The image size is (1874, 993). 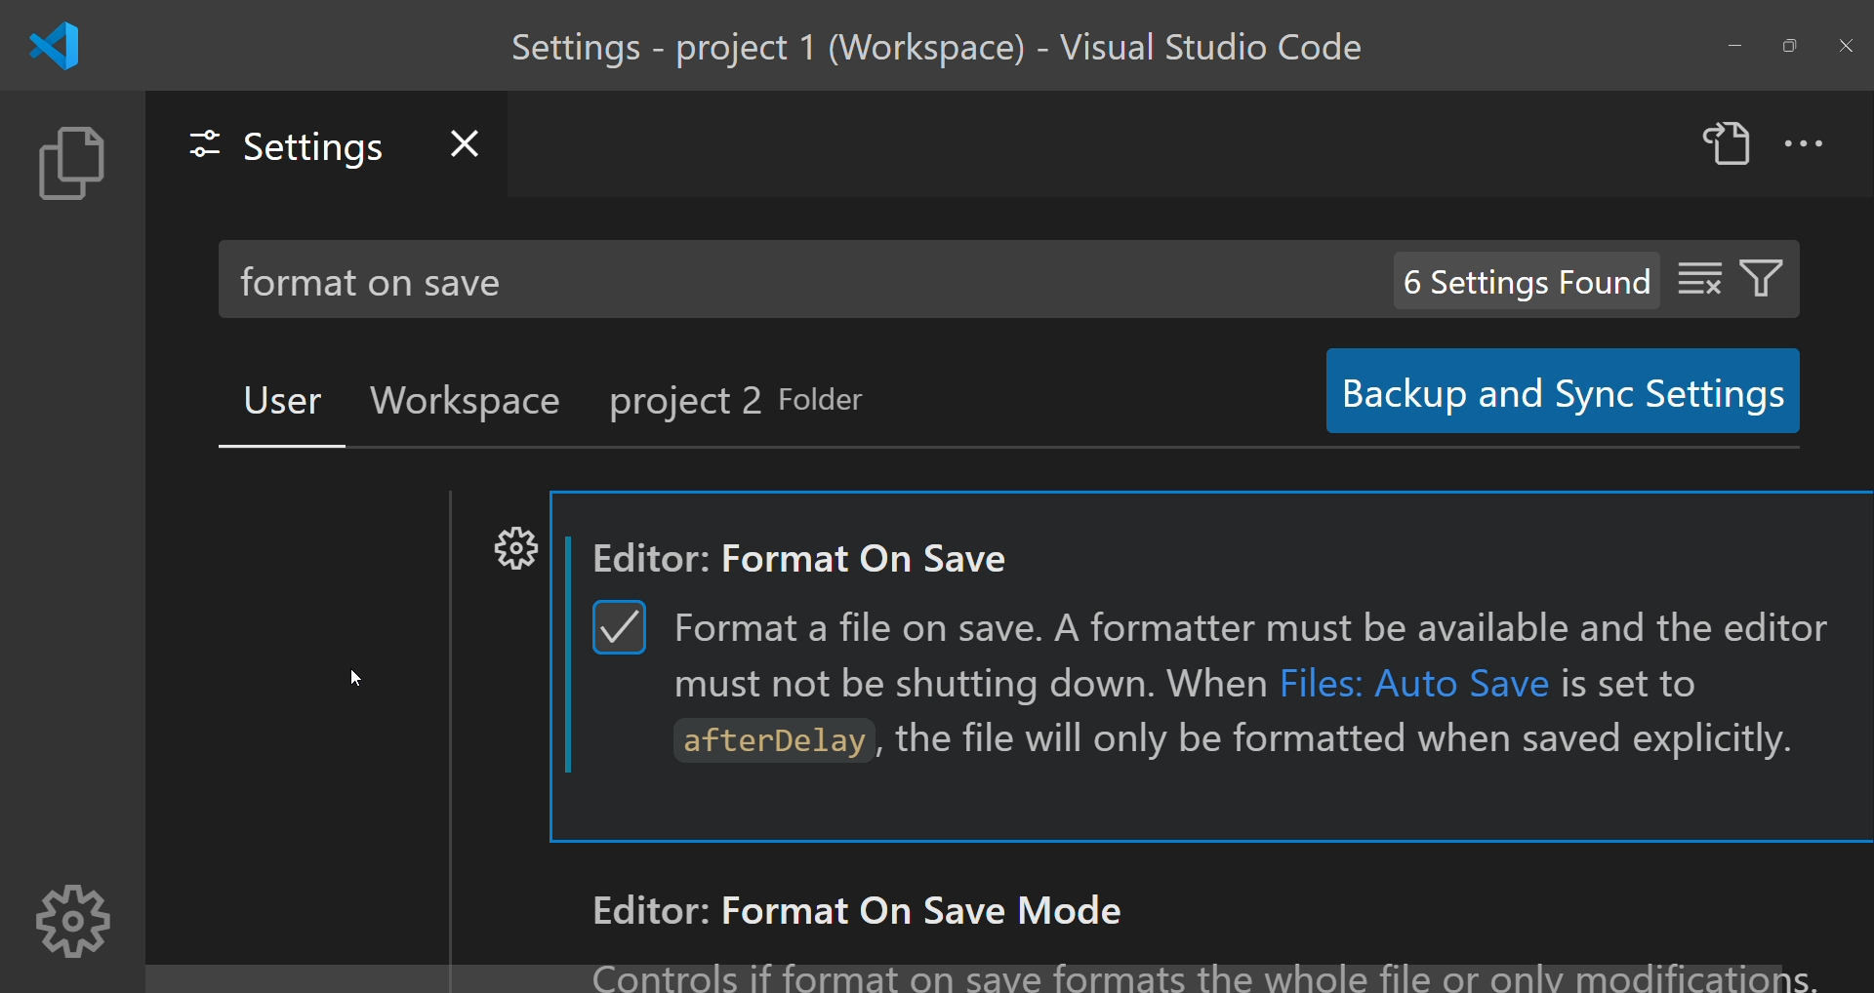 I want to click on close, so click(x=1848, y=56).